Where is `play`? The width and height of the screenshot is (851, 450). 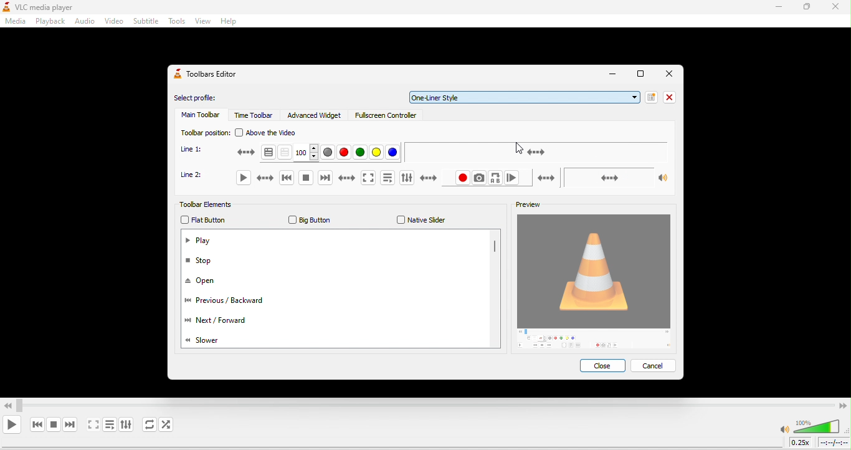
play is located at coordinates (203, 239).